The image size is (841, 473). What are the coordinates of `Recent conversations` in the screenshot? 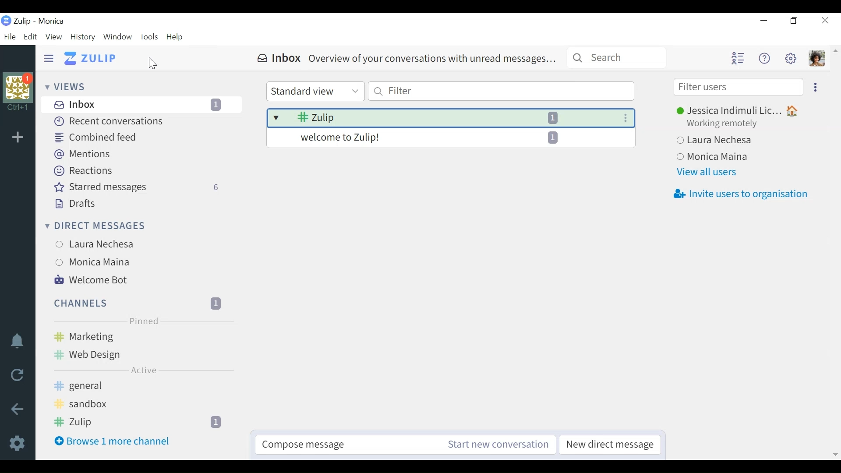 It's located at (107, 122).